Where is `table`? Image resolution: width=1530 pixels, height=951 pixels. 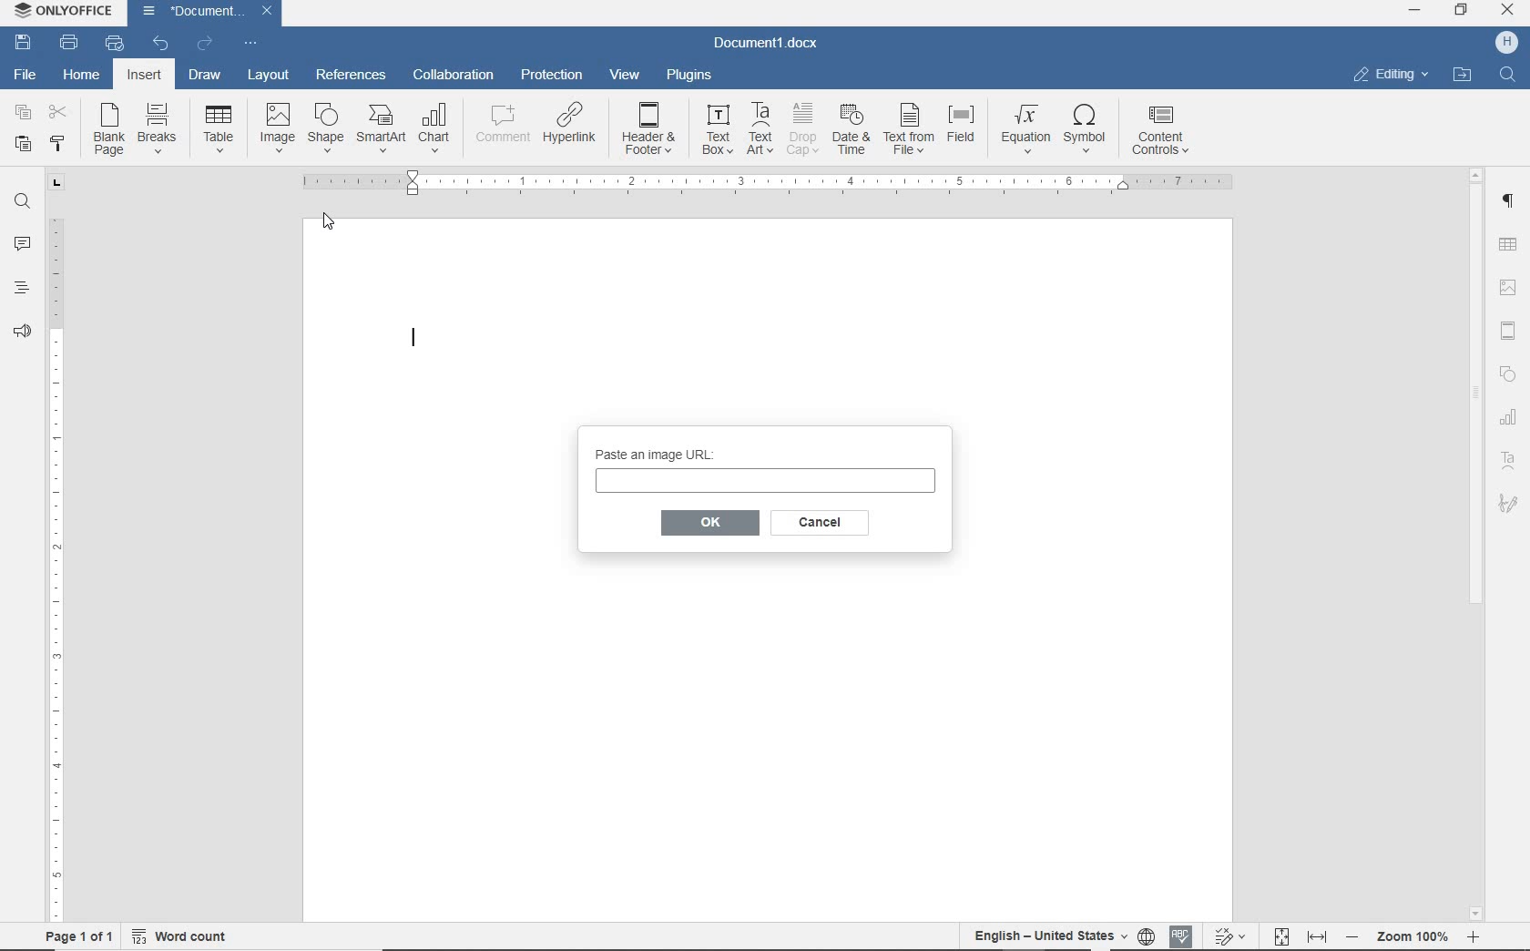
table is located at coordinates (220, 130).